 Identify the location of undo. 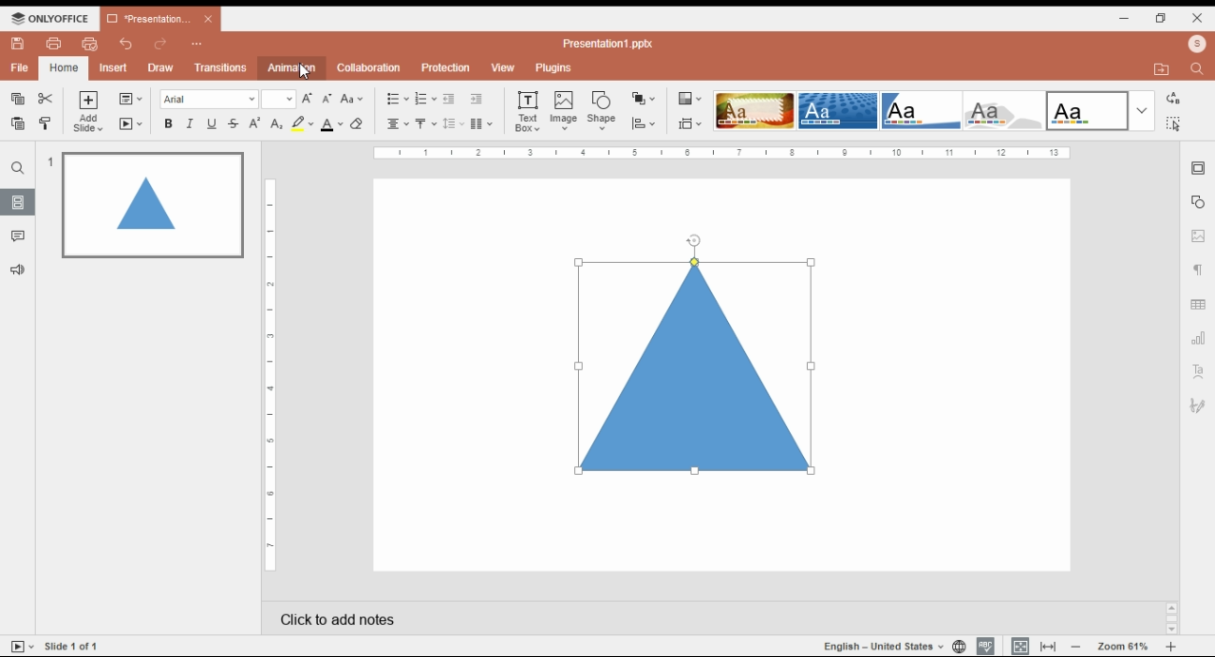
(126, 44).